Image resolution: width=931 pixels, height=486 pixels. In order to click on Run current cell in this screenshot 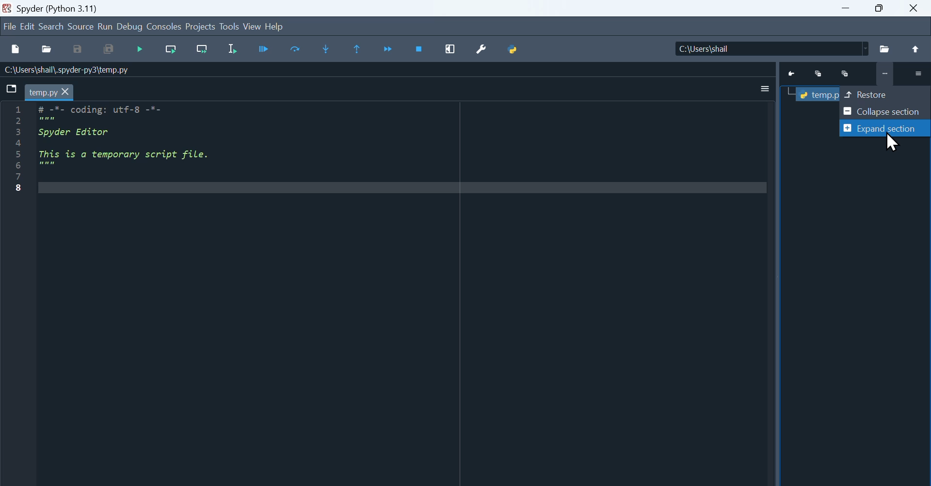, I will do `click(171, 50)`.